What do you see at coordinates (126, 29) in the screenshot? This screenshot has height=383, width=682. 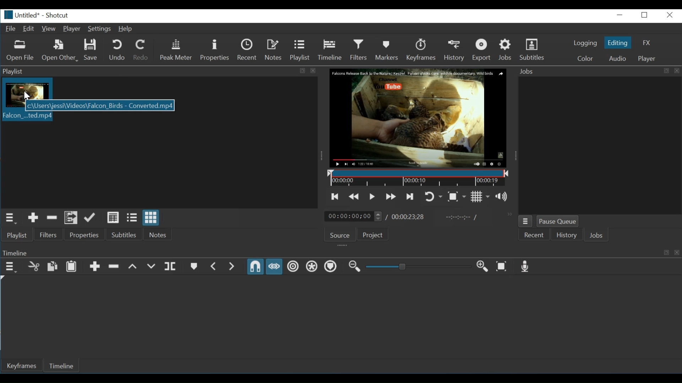 I see `Help` at bounding box center [126, 29].